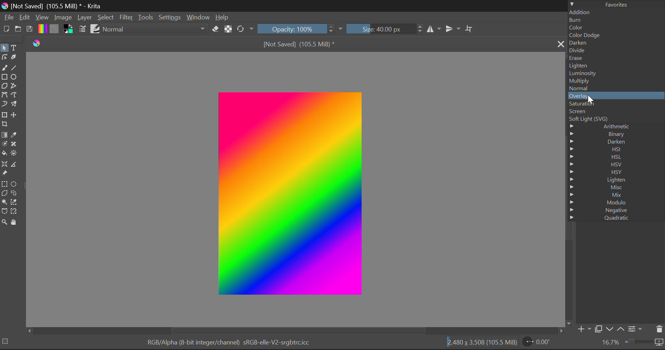 Image resolution: width=665 pixels, height=350 pixels. I want to click on cursor, so click(590, 101).